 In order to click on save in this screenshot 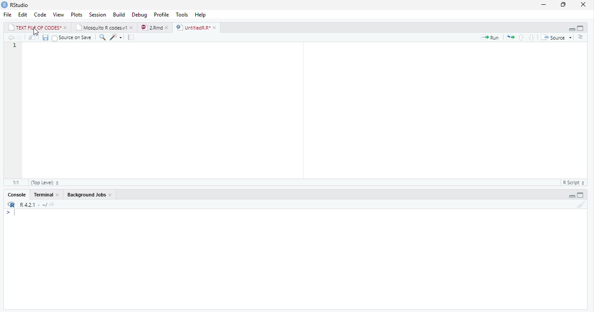, I will do `click(46, 38)`.